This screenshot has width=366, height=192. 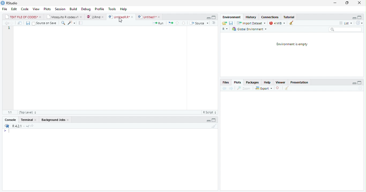 I want to click on cursor, so click(x=120, y=20).